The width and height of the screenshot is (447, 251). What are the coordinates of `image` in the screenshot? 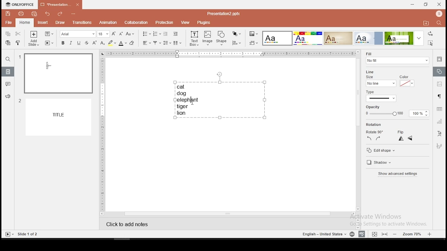 It's located at (207, 38).